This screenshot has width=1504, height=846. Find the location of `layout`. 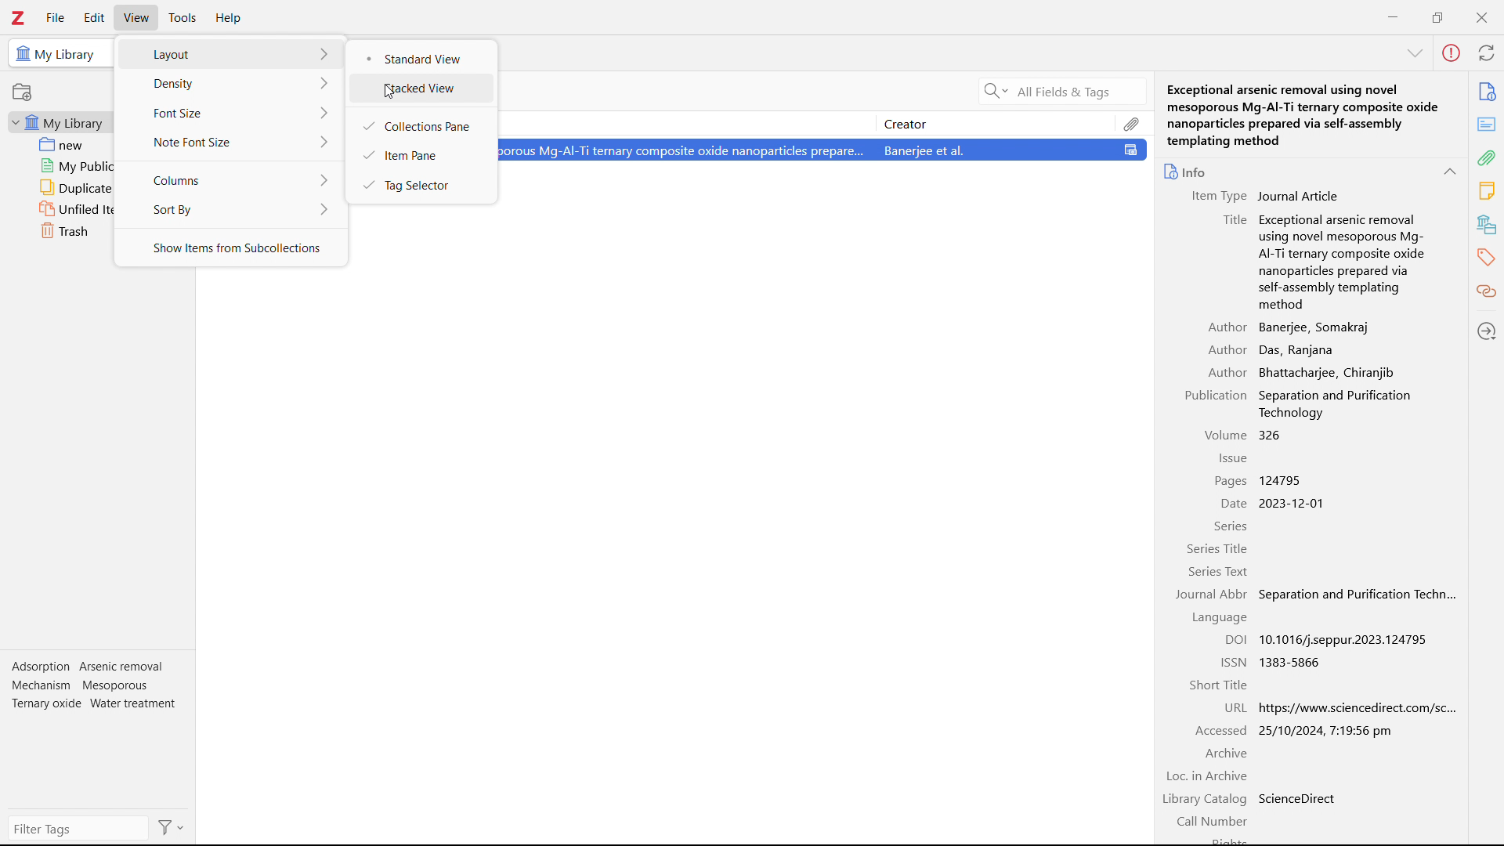

layout is located at coordinates (232, 53).